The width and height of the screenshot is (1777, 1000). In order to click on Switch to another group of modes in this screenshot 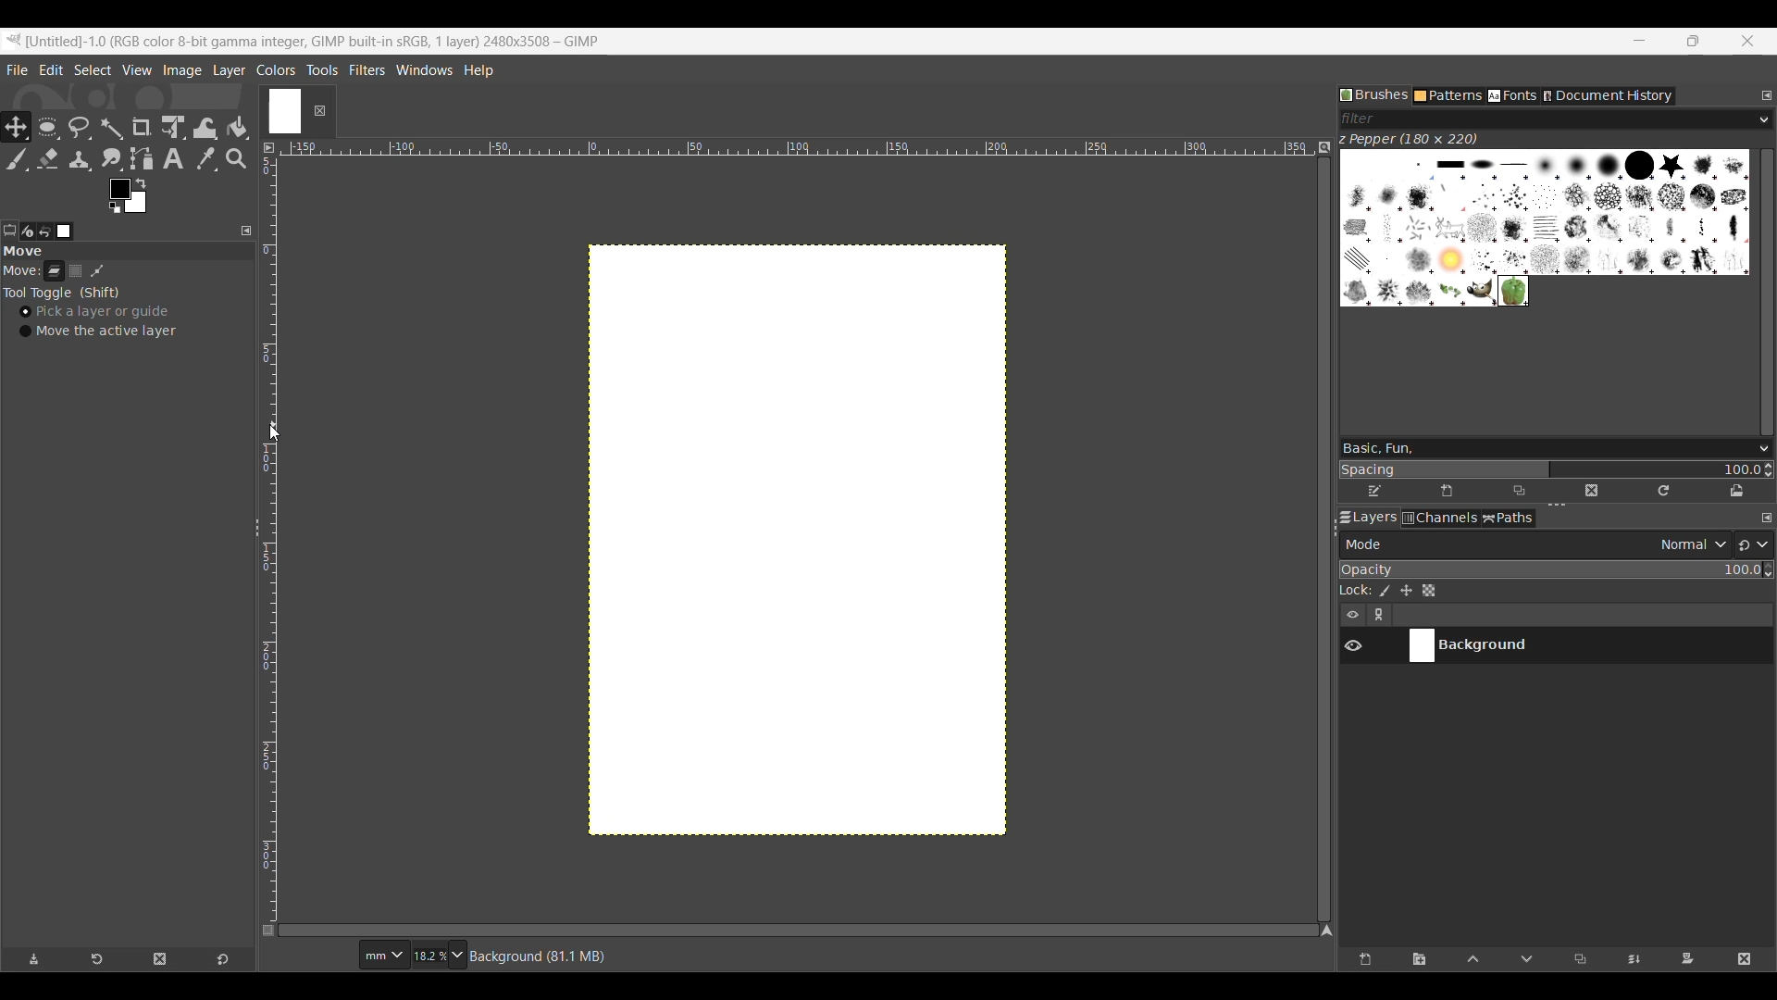, I will do `click(1753, 544)`.